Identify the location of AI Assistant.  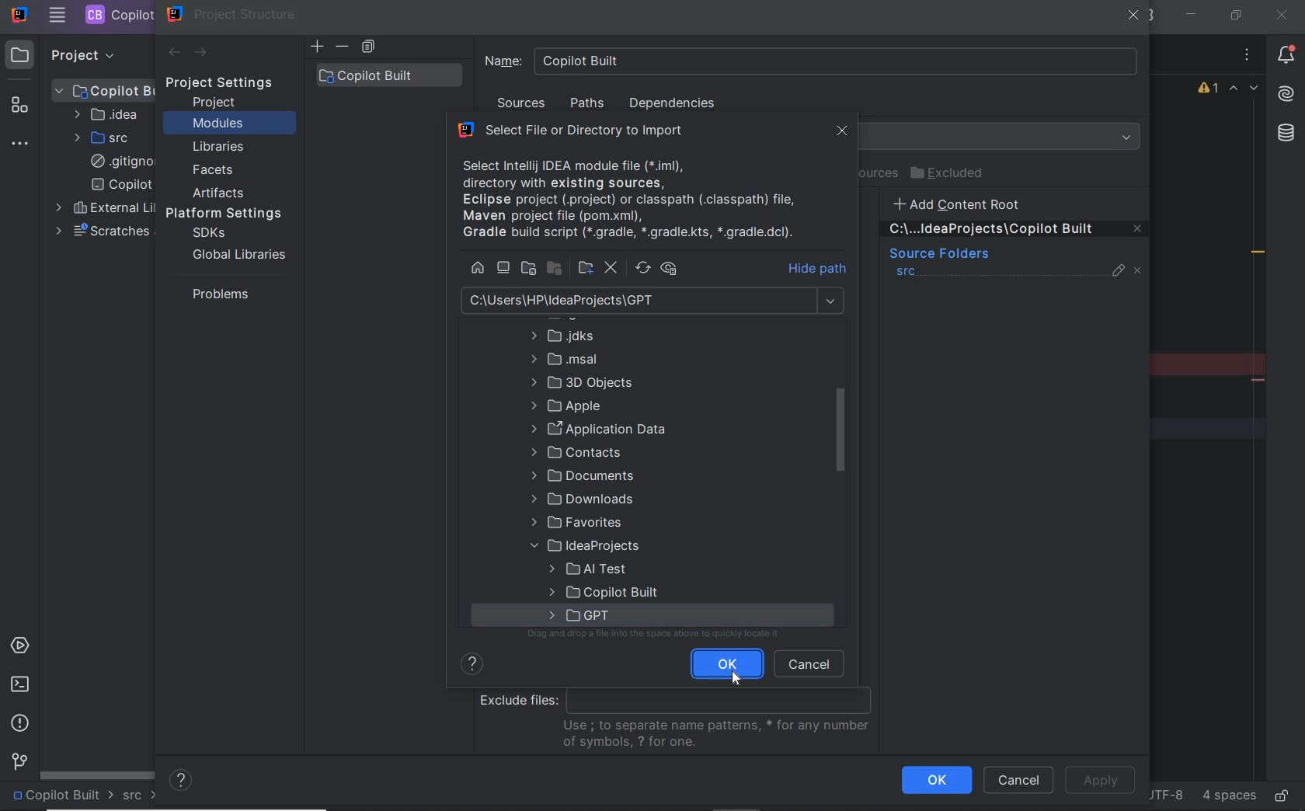
(1285, 94).